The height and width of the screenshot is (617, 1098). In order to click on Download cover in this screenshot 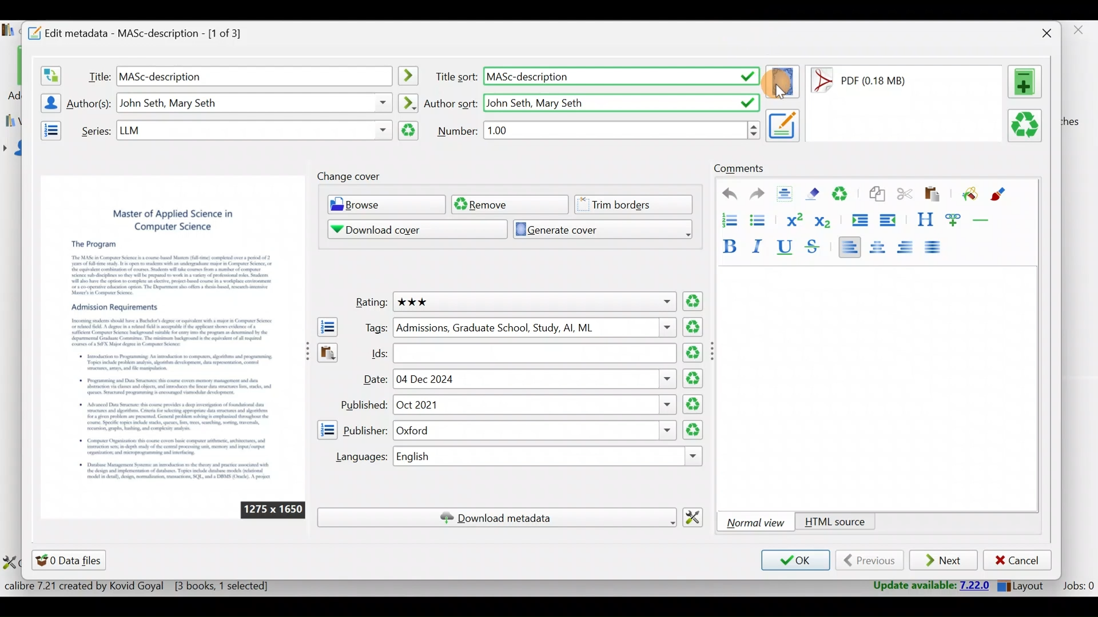, I will do `click(409, 229)`.